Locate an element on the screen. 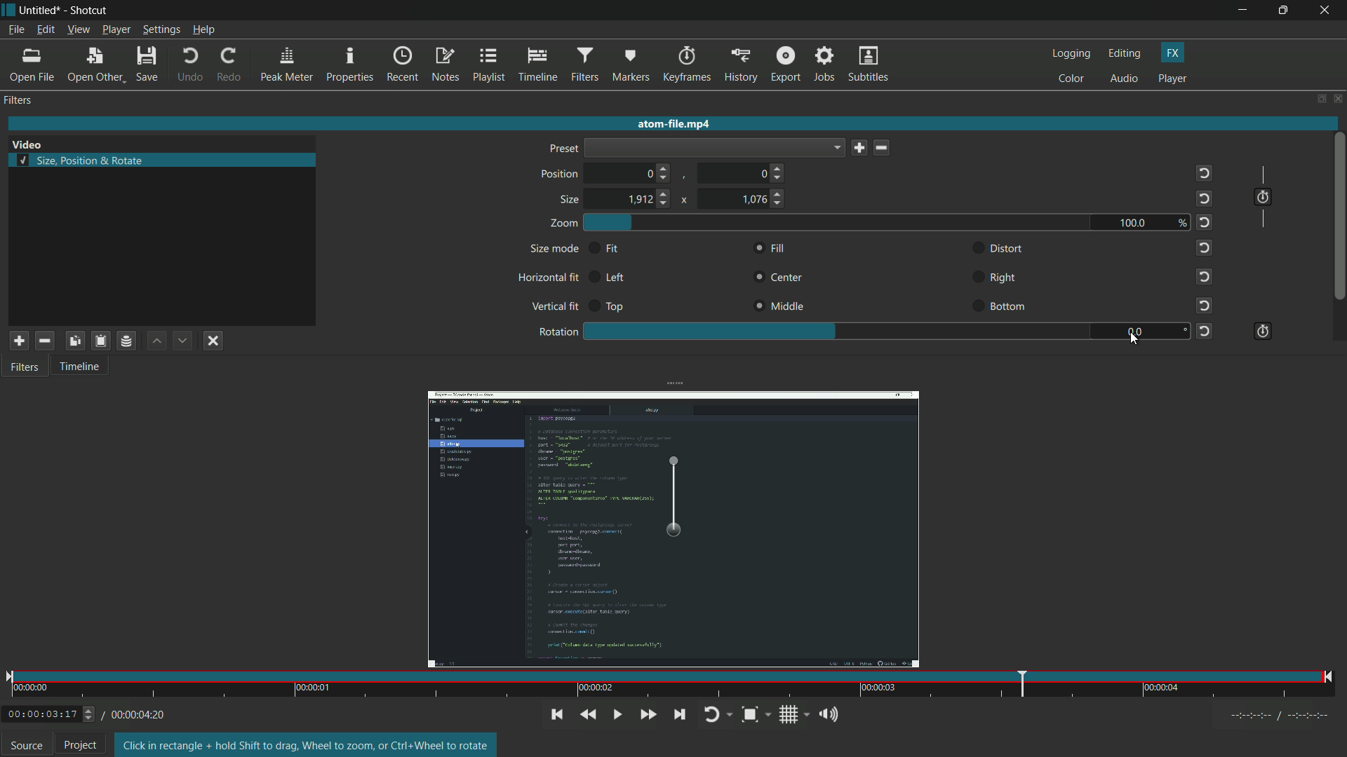 The image size is (1347, 757). open other is located at coordinates (91, 65).